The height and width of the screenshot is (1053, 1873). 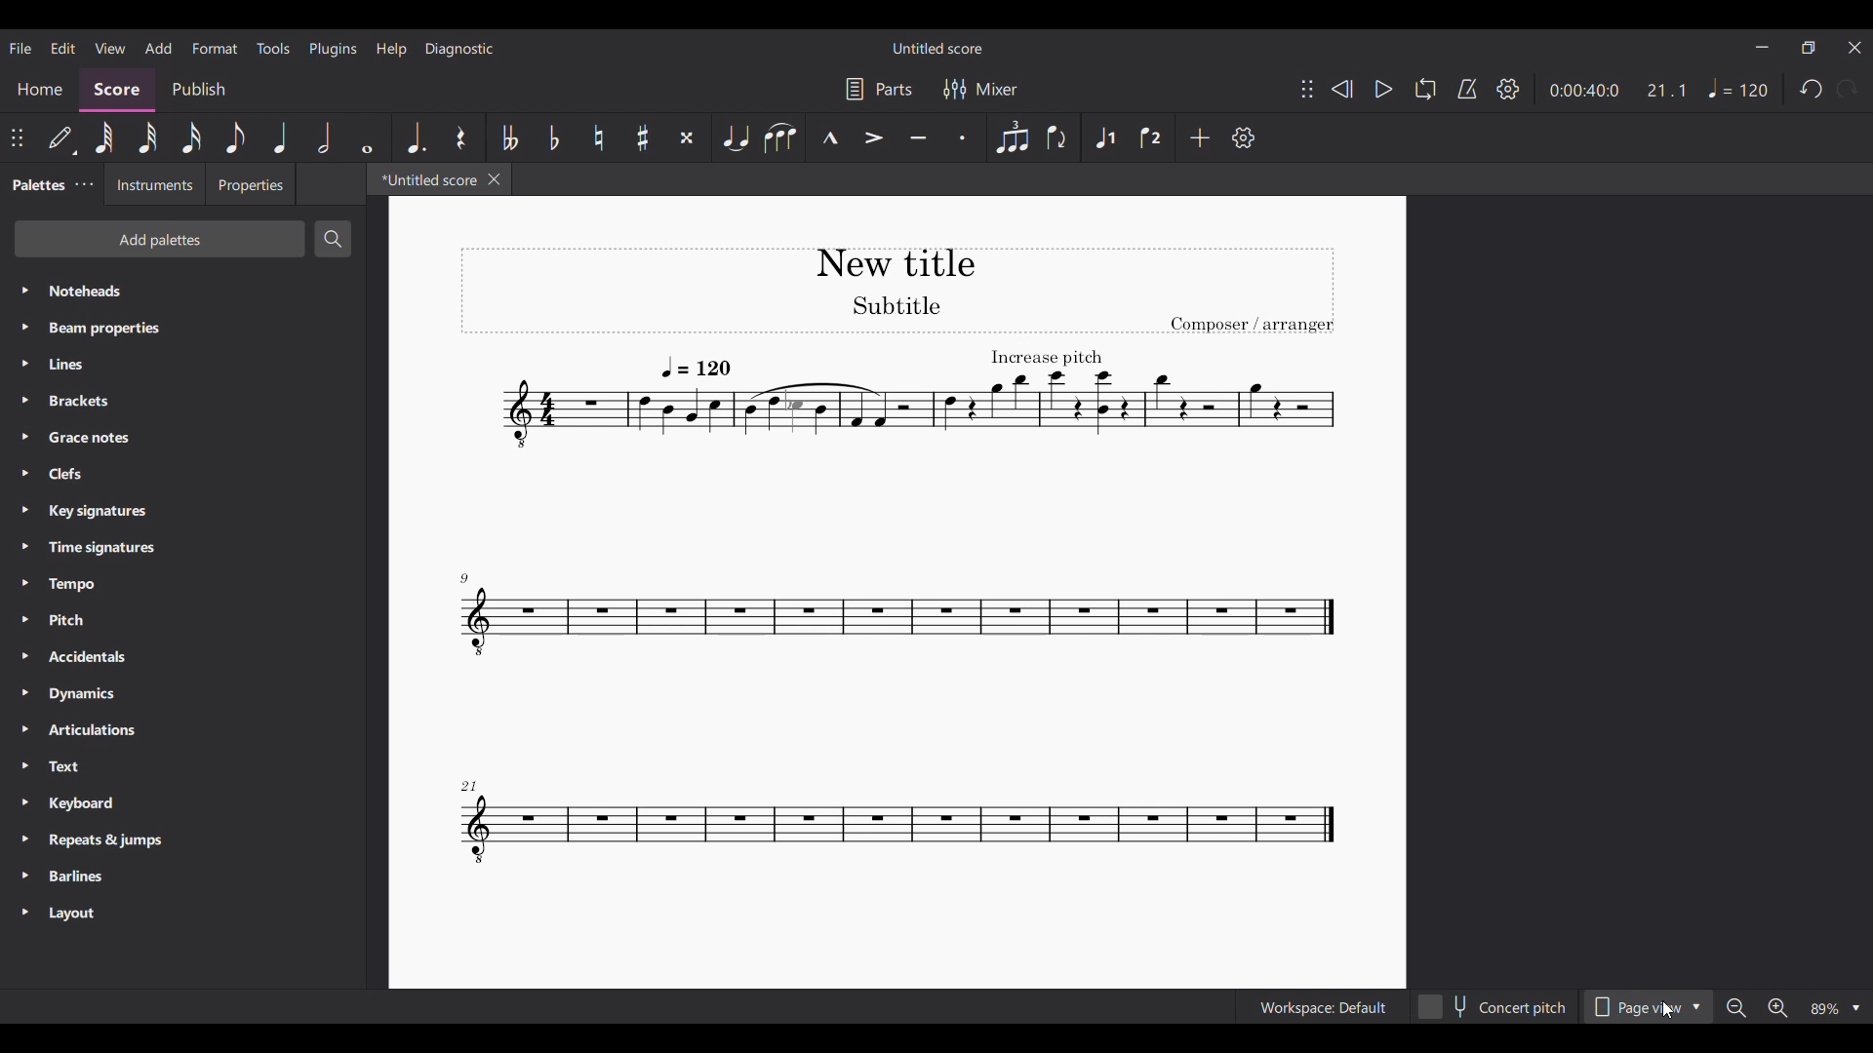 I want to click on Toggle double flat, so click(x=507, y=137).